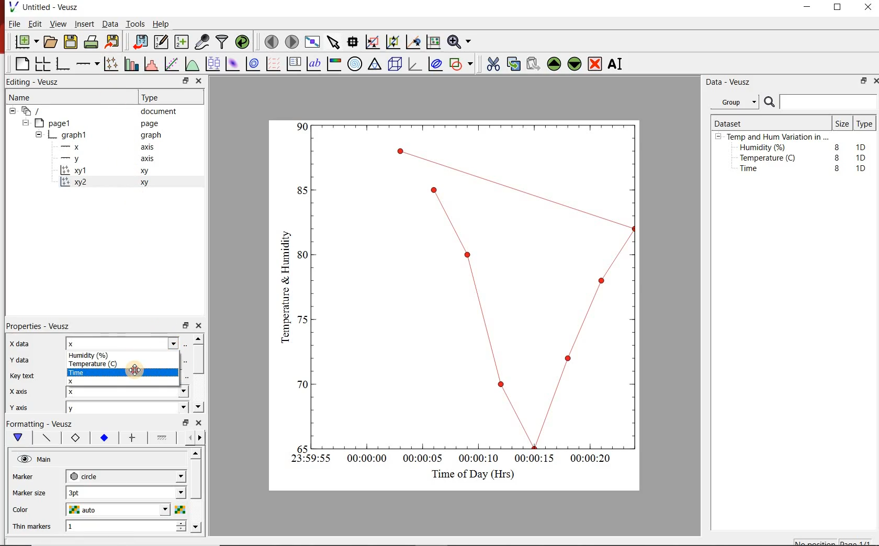 This screenshot has height=546, width=879. Describe the element at coordinates (861, 168) in the screenshot. I see `1D` at that location.